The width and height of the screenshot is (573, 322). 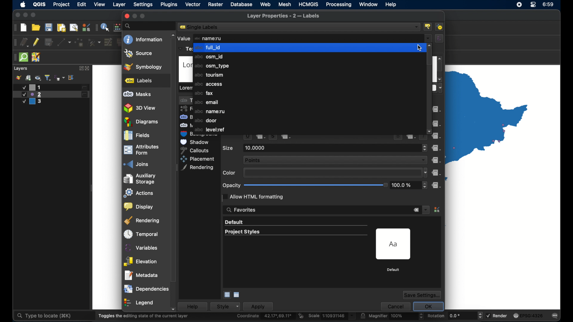 I want to click on diagrams, so click(x=141, y=122).